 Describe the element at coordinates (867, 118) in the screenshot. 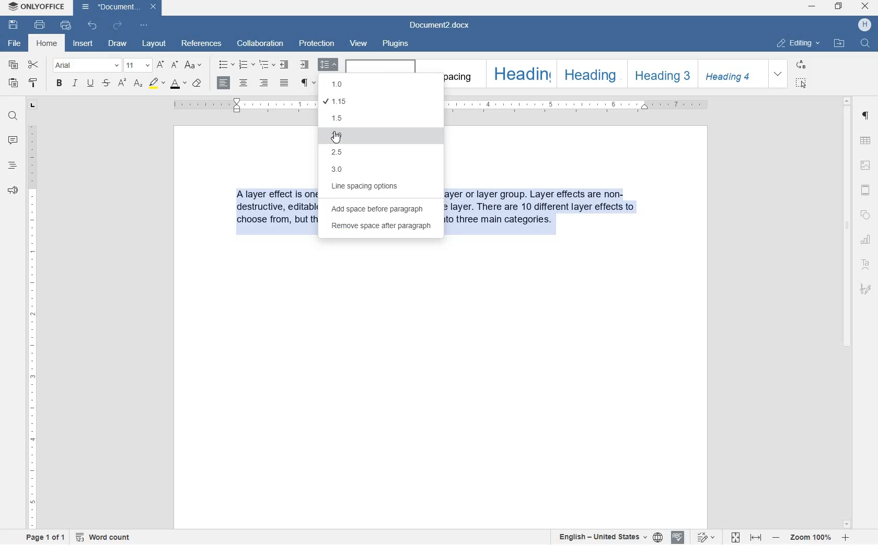

I see `paragraph settings` at that location.